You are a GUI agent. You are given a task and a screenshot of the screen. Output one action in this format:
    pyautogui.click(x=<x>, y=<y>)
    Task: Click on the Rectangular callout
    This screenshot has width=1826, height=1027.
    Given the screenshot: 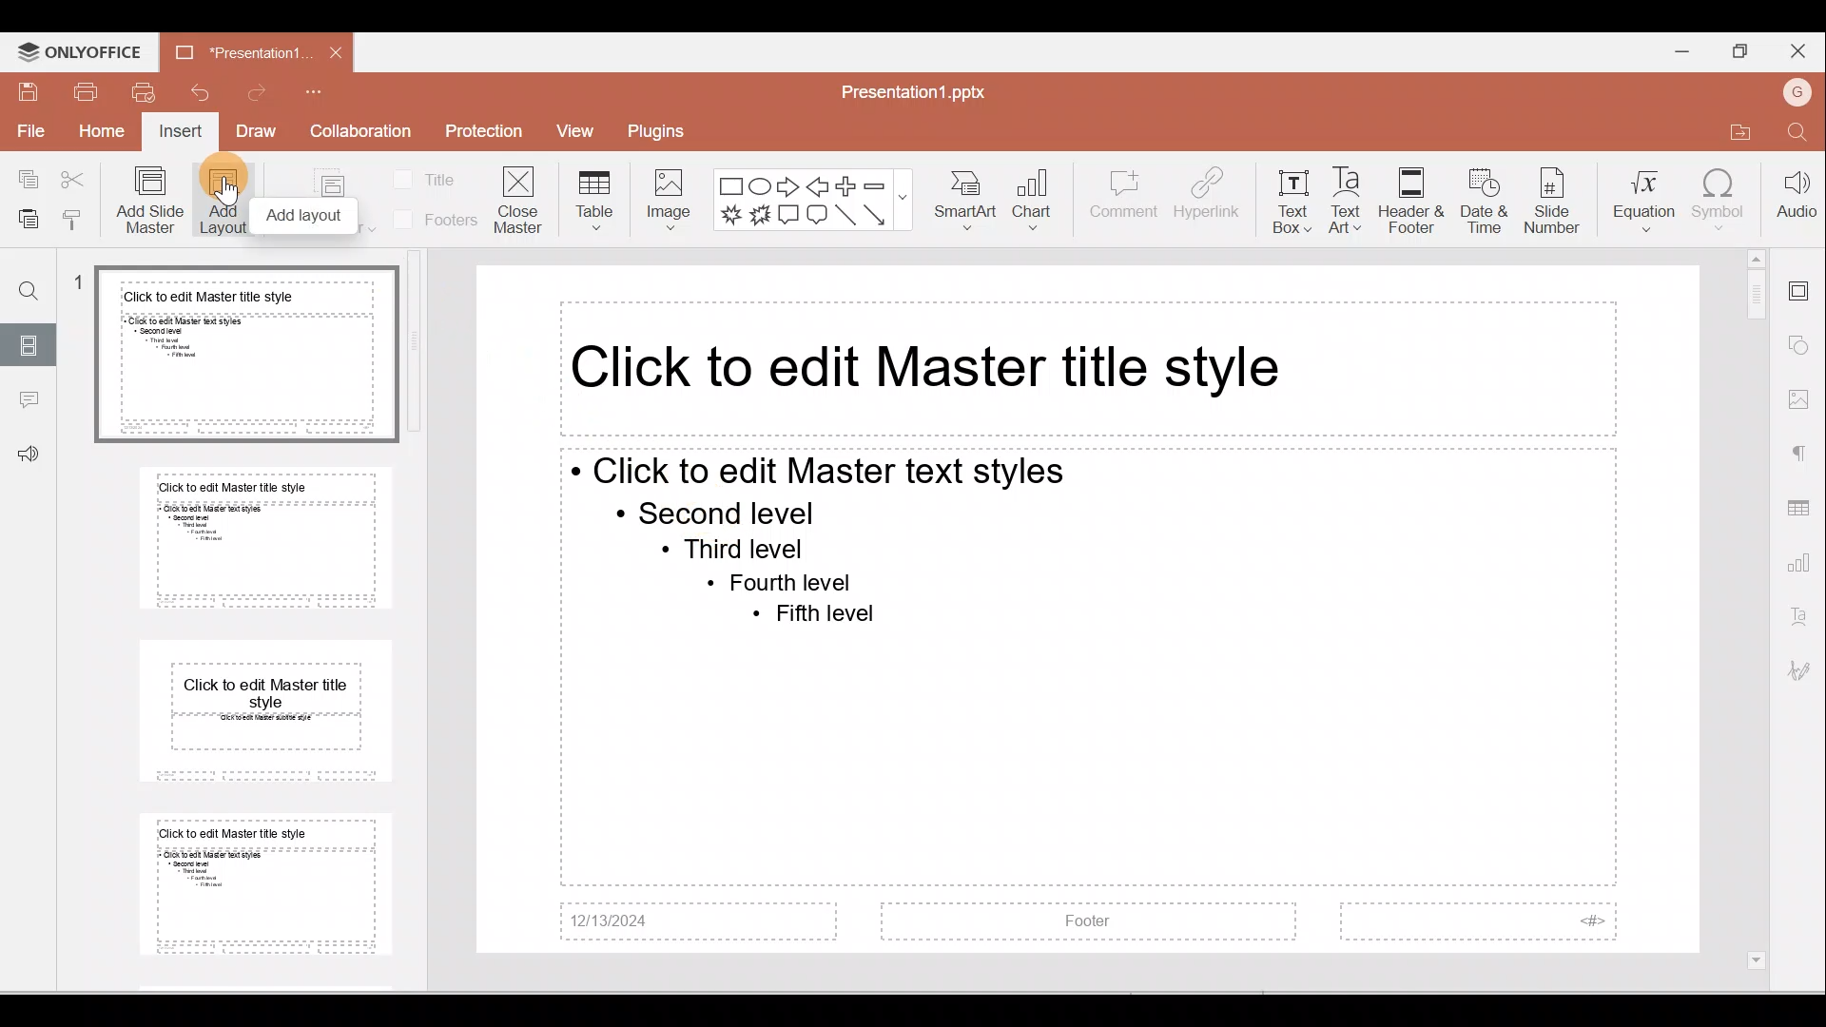 What is the action you would take?
    pyautogui.click(x=789, y=218)
    